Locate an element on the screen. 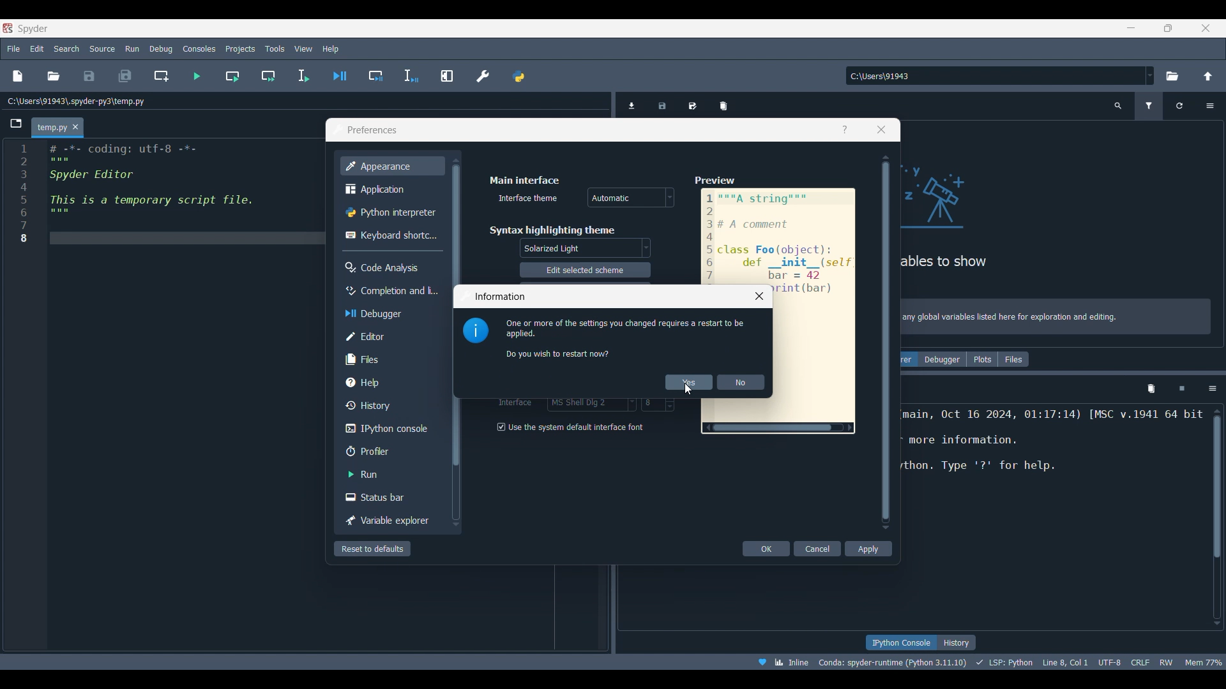 Image resolution: width=1226 pixels, height=689 pixels. Options is located at coordinates (1209, 106).